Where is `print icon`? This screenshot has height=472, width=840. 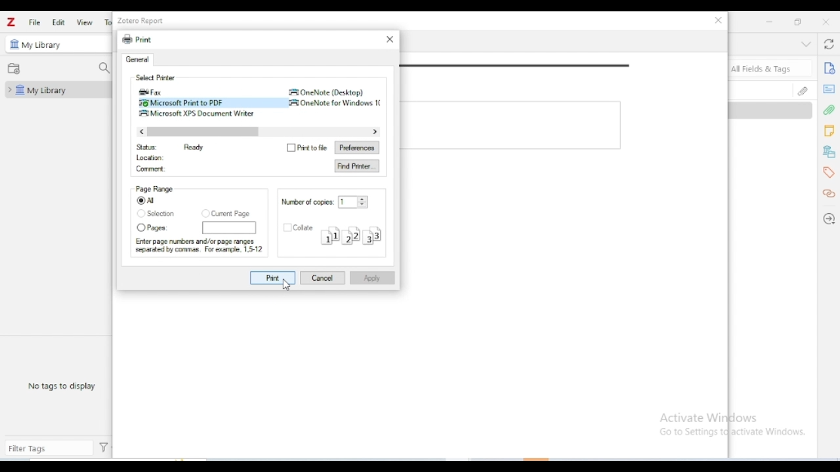 print icon is located at coordinates (127, 39).